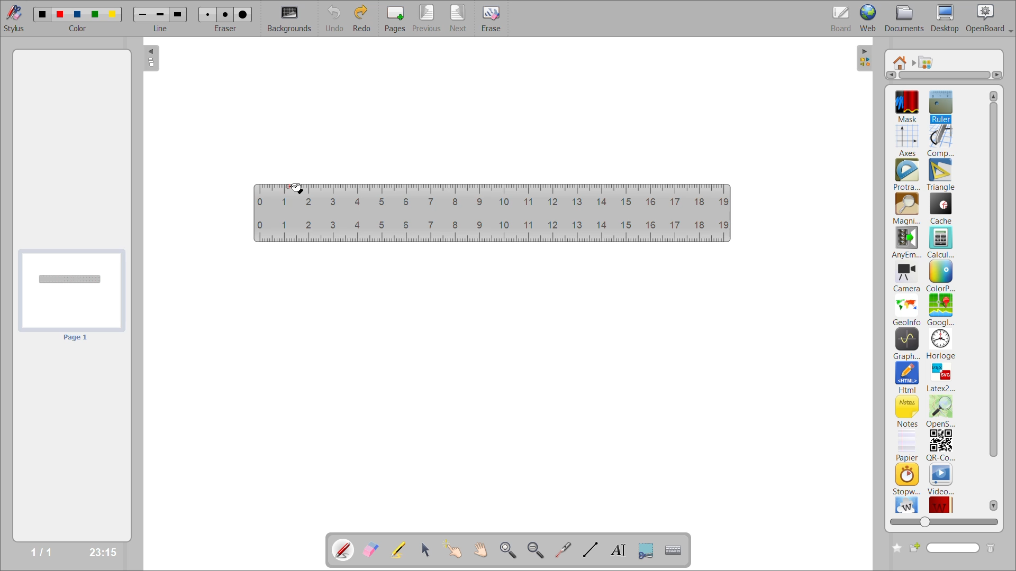 The width and height of the screenshot is (1016, 571). What do you see at coordinates (44, 552) in the screenshot?
I see `1/1` at bounding box center [44, 552].